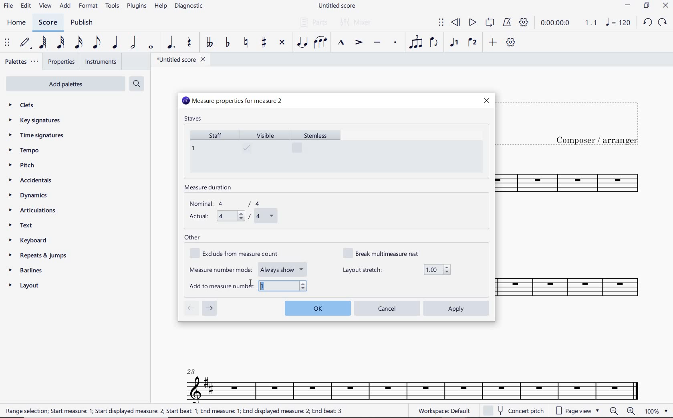 This screenshot has width=673, height=418. Describe the element at coordinates (99, 61) in the screenshot. I see `INSTRUMENTS` at that location.